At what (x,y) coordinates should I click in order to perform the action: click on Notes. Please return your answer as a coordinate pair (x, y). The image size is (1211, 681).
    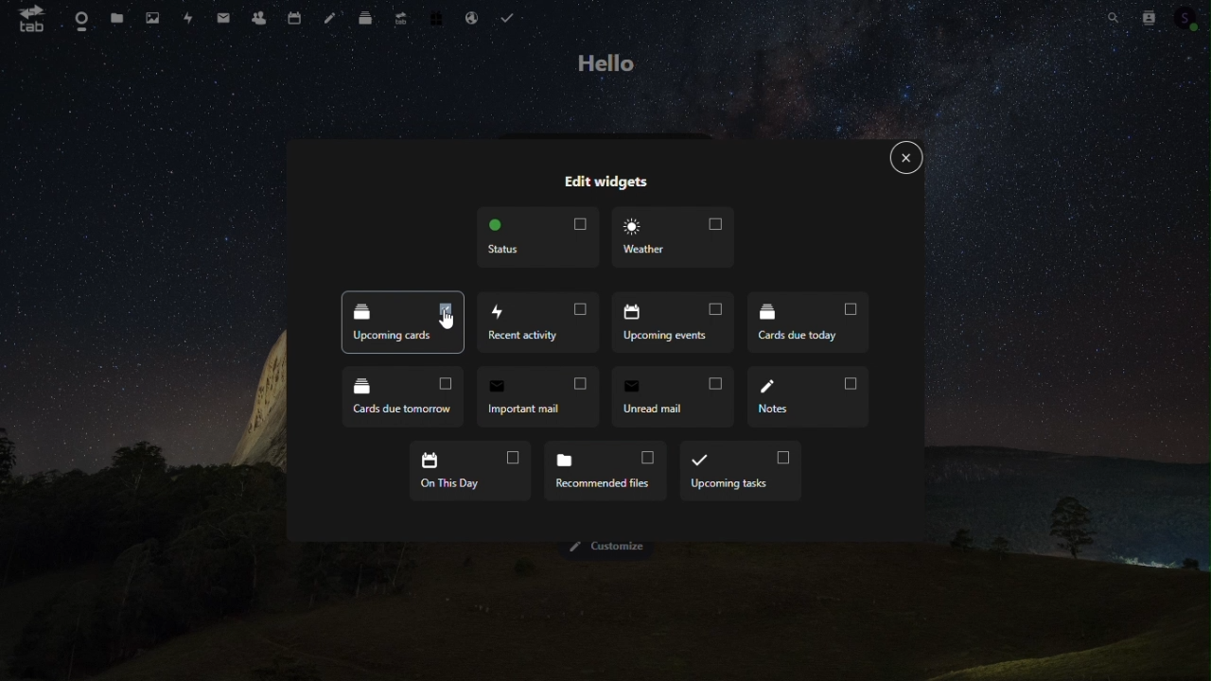
    Looking at the image, I should click on (326, 20).